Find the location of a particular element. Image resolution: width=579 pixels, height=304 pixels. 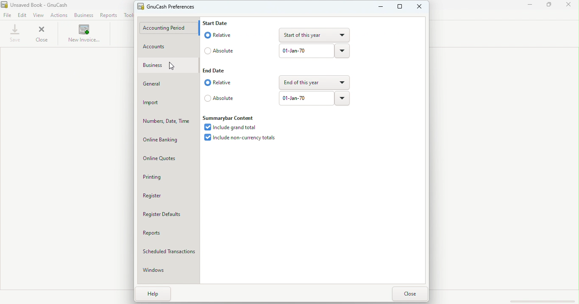

End date is located at coordinates (215, 70).